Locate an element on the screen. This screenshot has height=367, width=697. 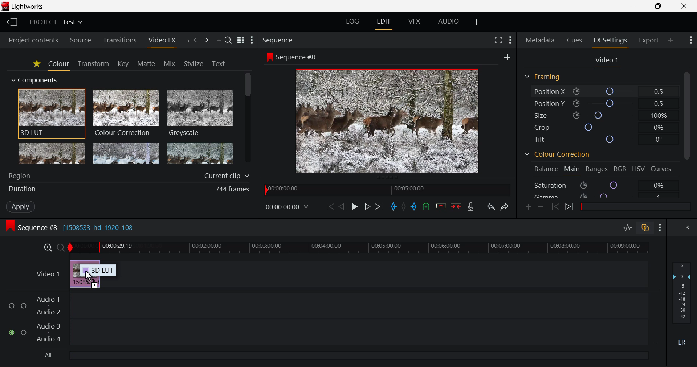
Video FX Panel Open is located at coordinates (163, 42).